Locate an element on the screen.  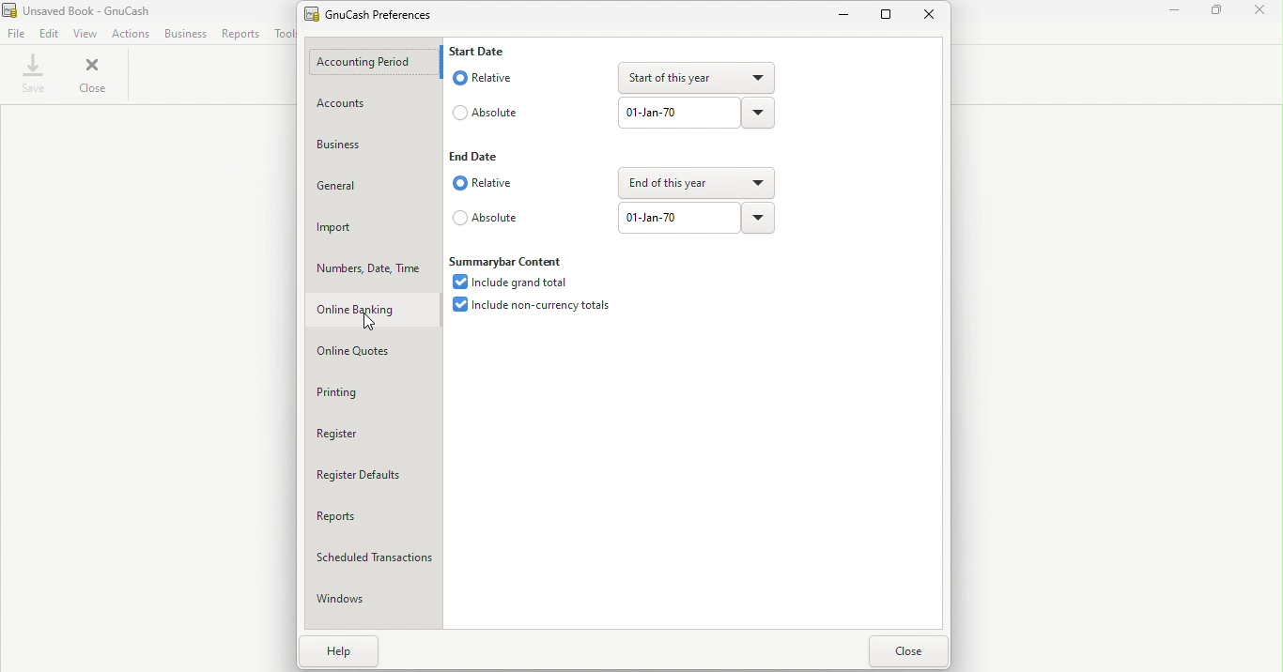
Import is located at coordinates (373, 228).